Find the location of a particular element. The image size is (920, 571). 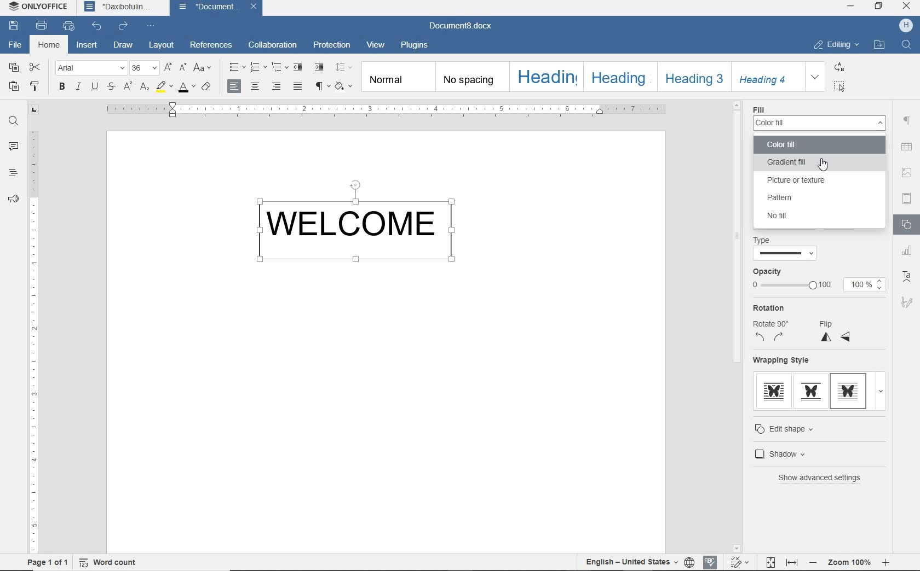

COMMENTS is located at coordinates (14, 147).